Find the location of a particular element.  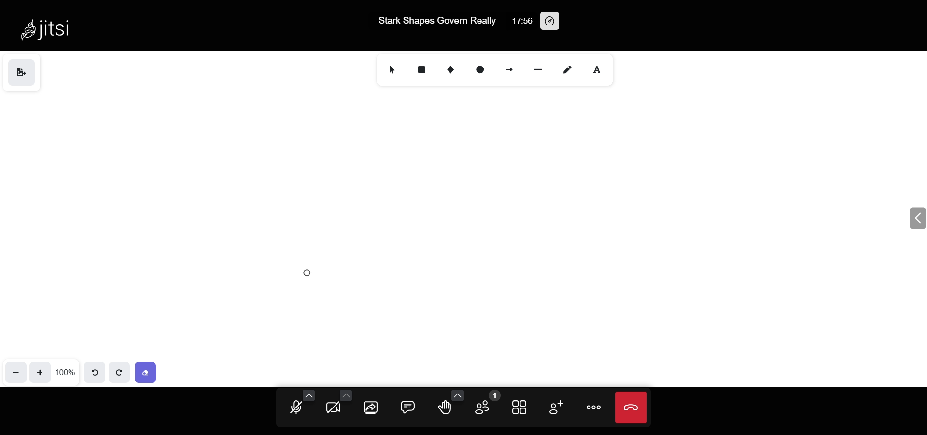

redo is located at coordinates (118, 372).